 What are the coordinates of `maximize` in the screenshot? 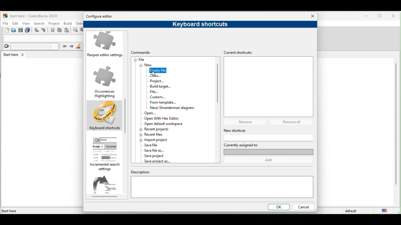 It's located at (381, 17).